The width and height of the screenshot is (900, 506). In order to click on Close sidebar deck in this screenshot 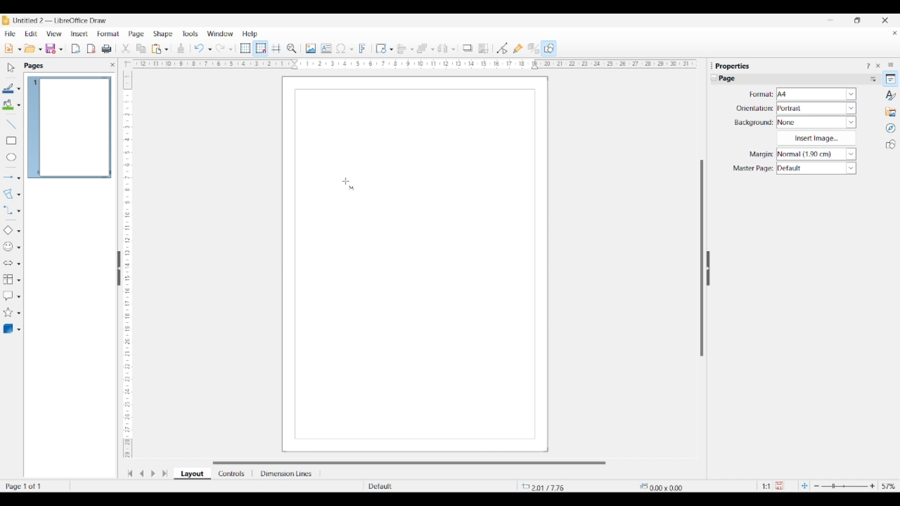, I will do `click(878, 66)`.